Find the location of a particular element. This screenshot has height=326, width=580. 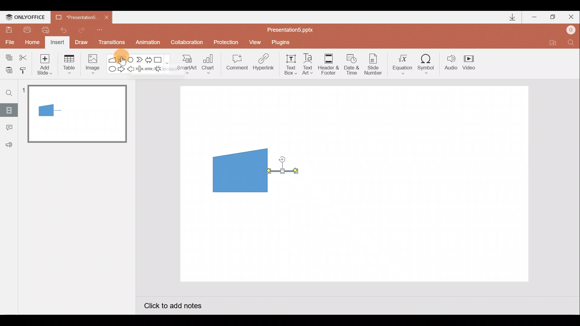

Insert is located at coordinates (56, 43).